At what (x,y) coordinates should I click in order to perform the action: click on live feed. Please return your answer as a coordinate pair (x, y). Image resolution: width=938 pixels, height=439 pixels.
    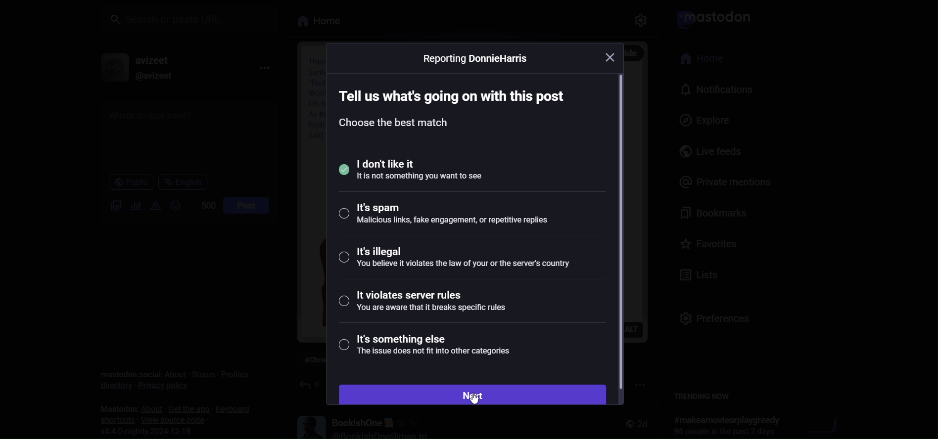
    Looking at the image, I should click on (703, 152).